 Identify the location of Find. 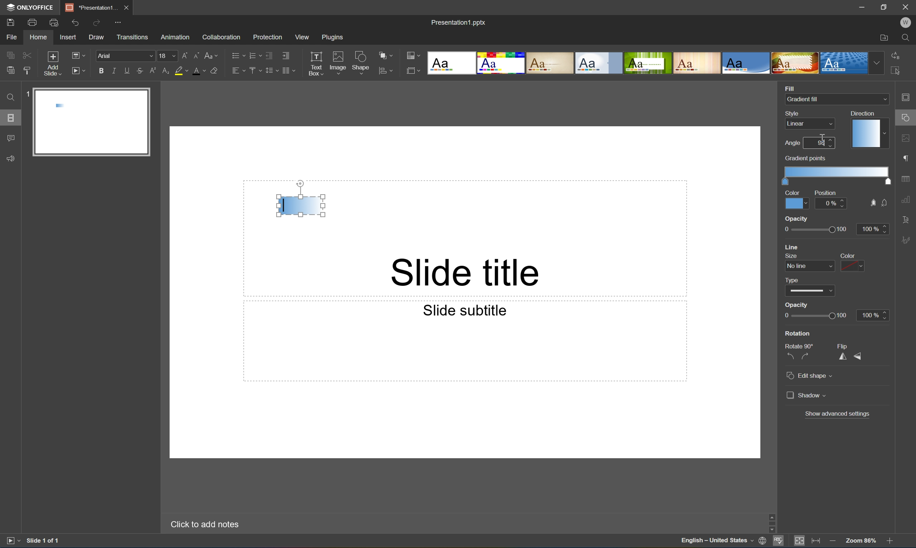
(9, 97).